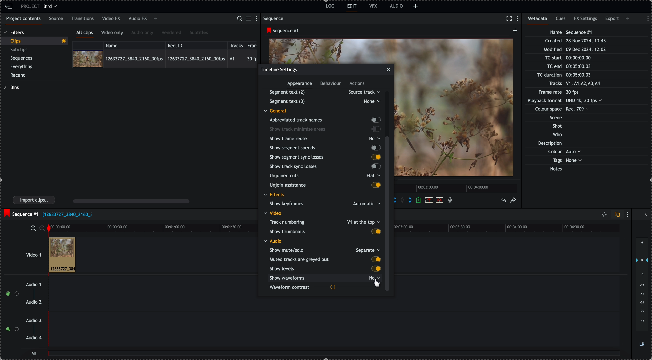 The image size is (652, 360). What do you see at coordinates (62, 255) in the screenshot?
I see `clip` at bounding box center [62, 255].